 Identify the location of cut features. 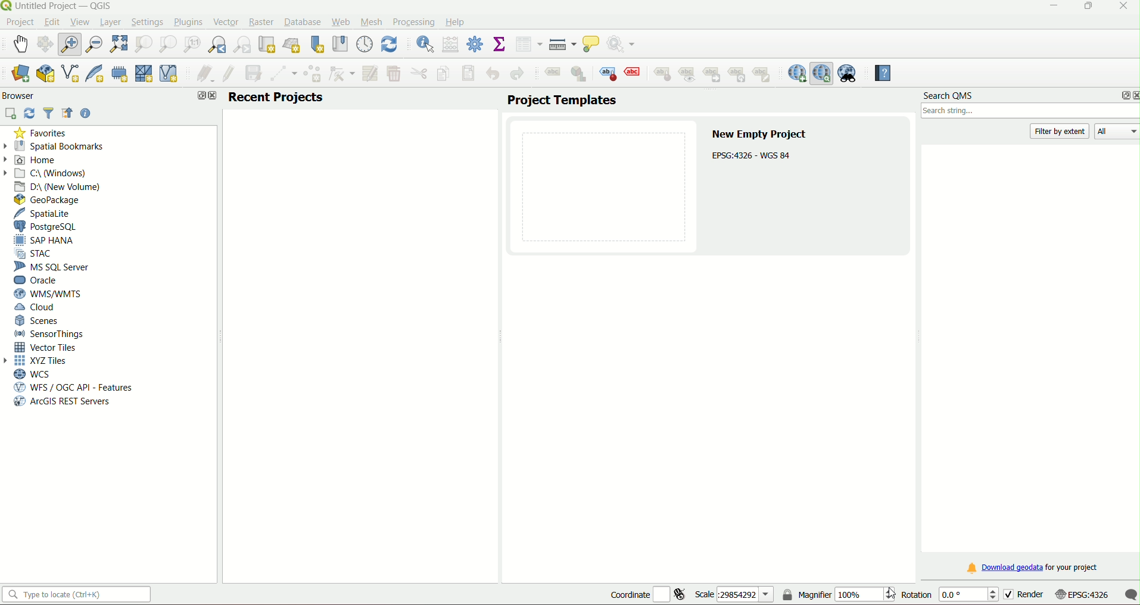
(418, 74).